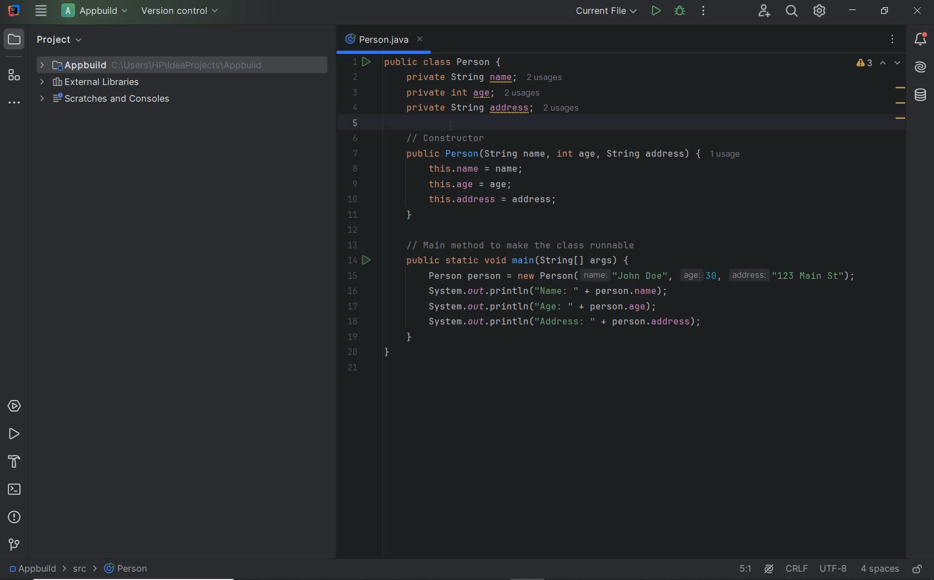  Describe the element at coordinates (879, 568) in the screenshot. I see `indent` at that location.